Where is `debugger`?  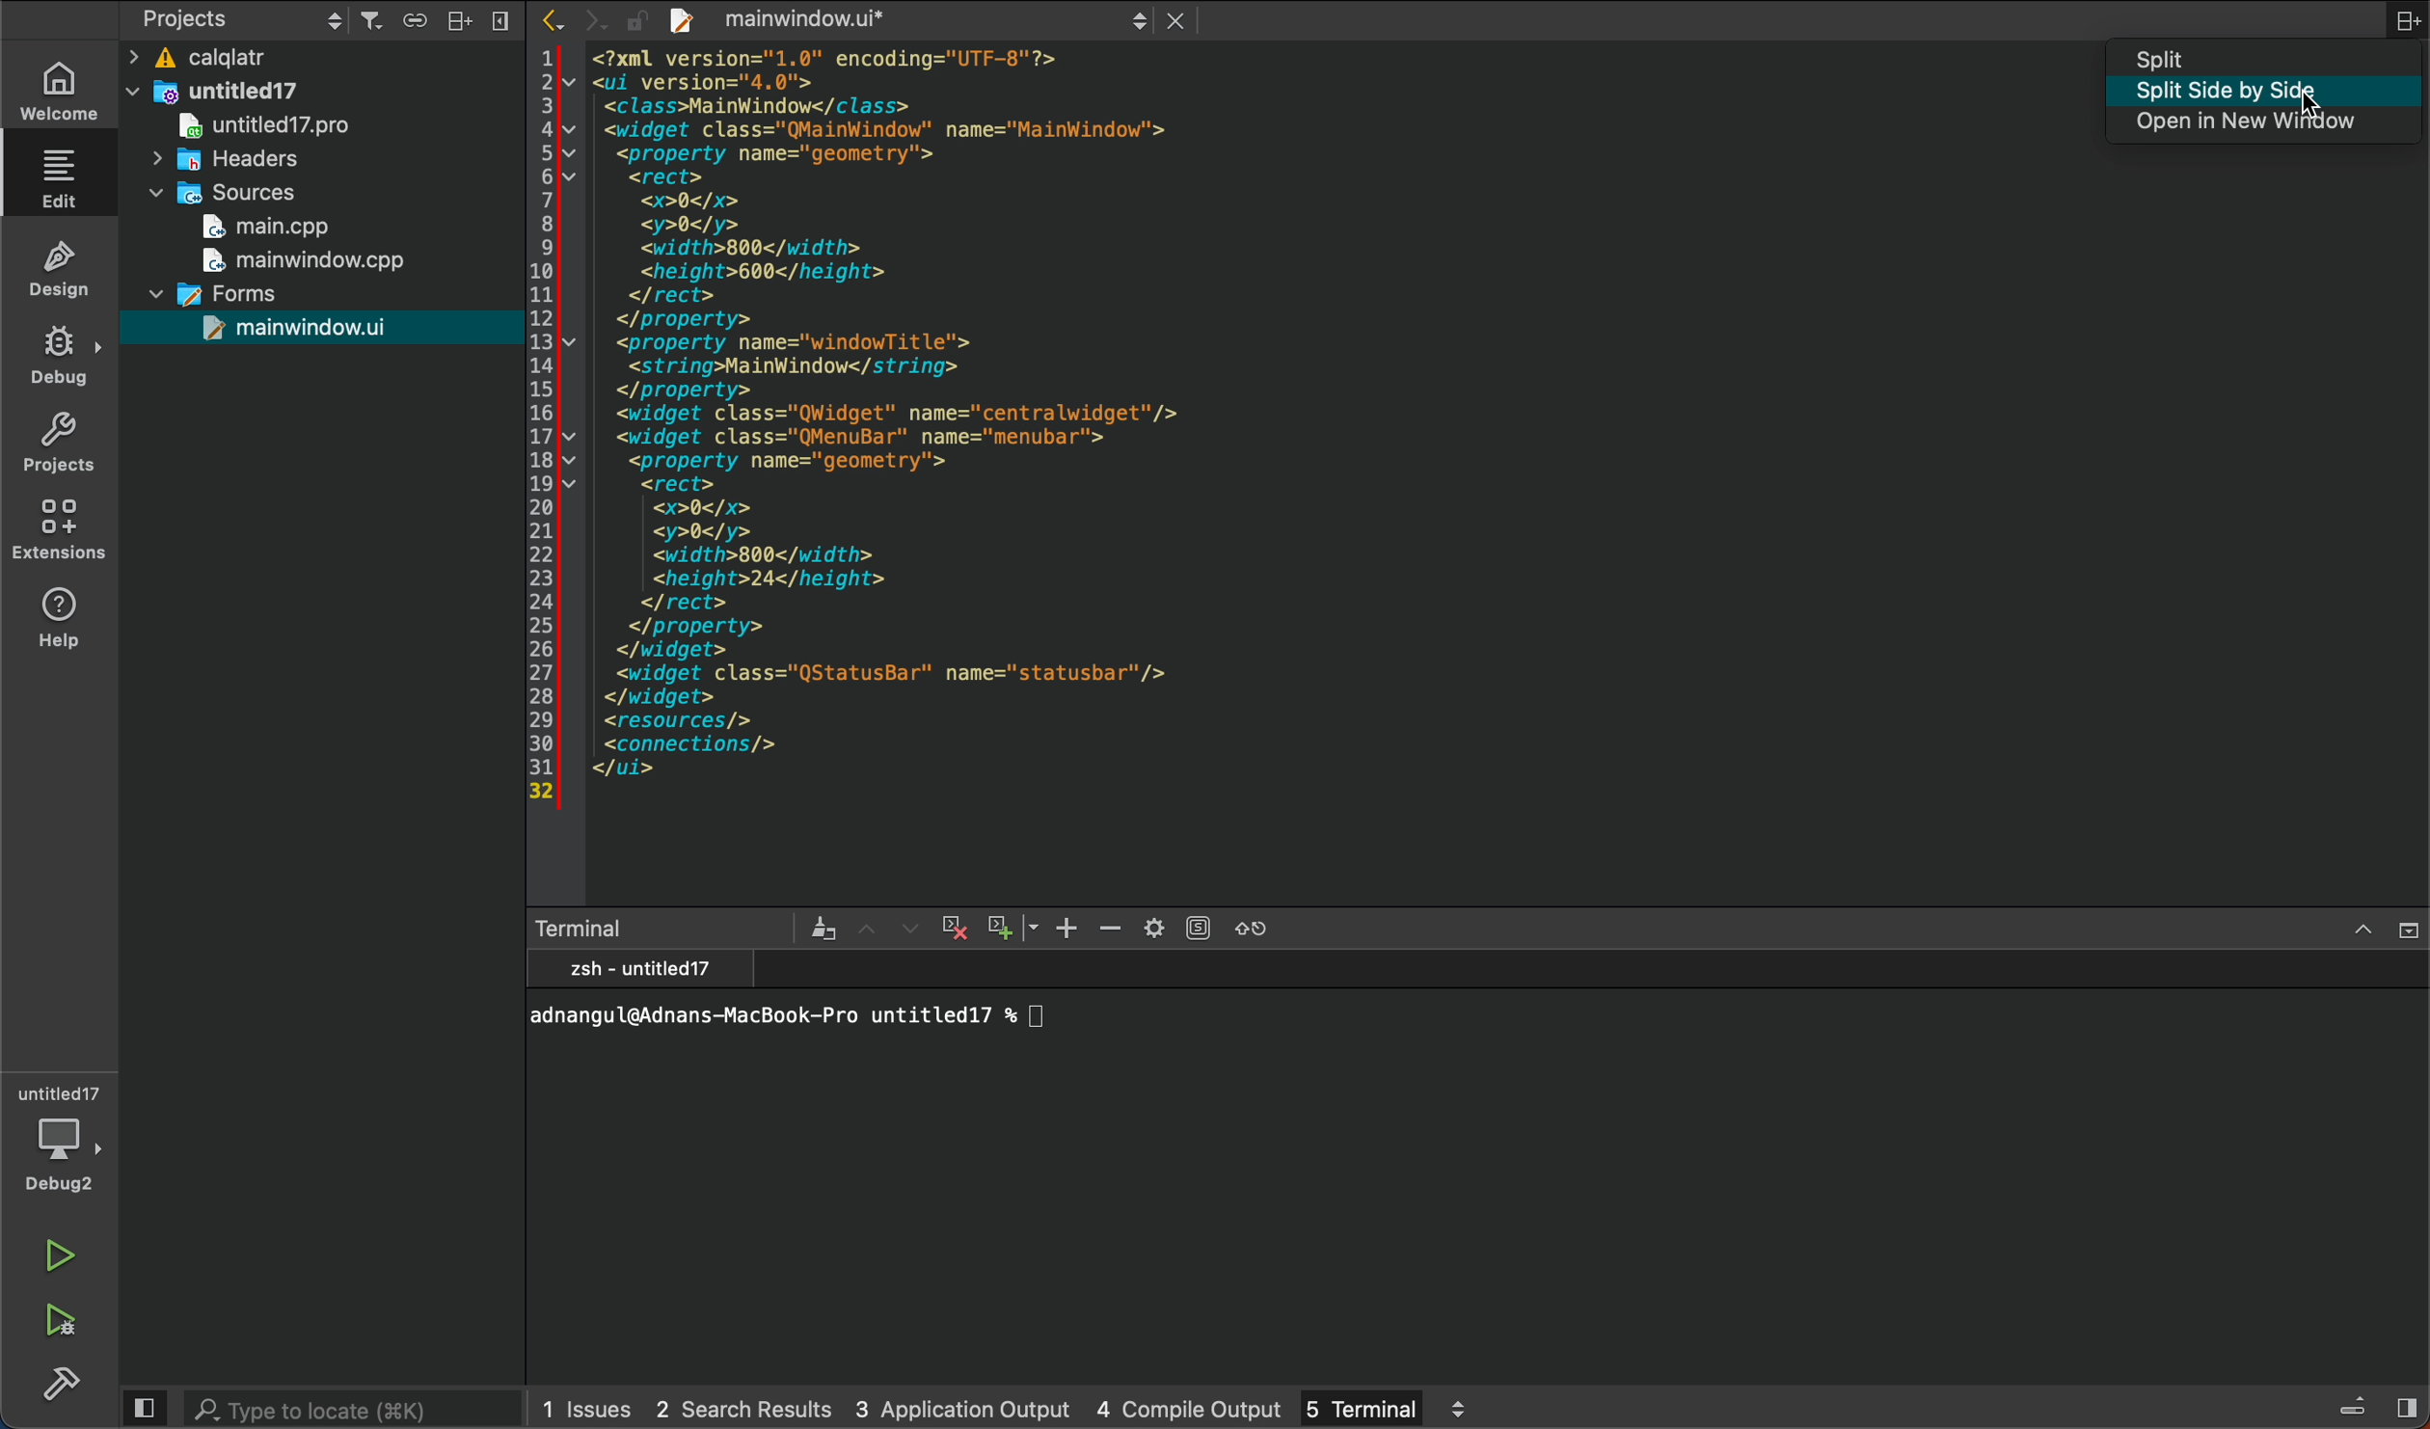 debugger is located at coordinates (60, 1135).